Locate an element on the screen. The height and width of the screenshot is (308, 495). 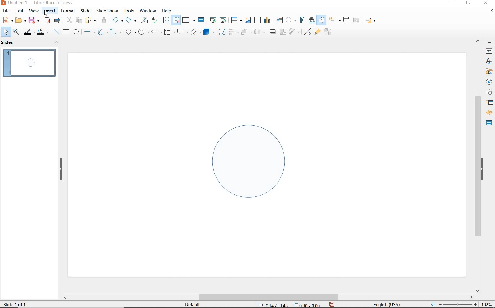
undo is located at coordinates (117, 21).